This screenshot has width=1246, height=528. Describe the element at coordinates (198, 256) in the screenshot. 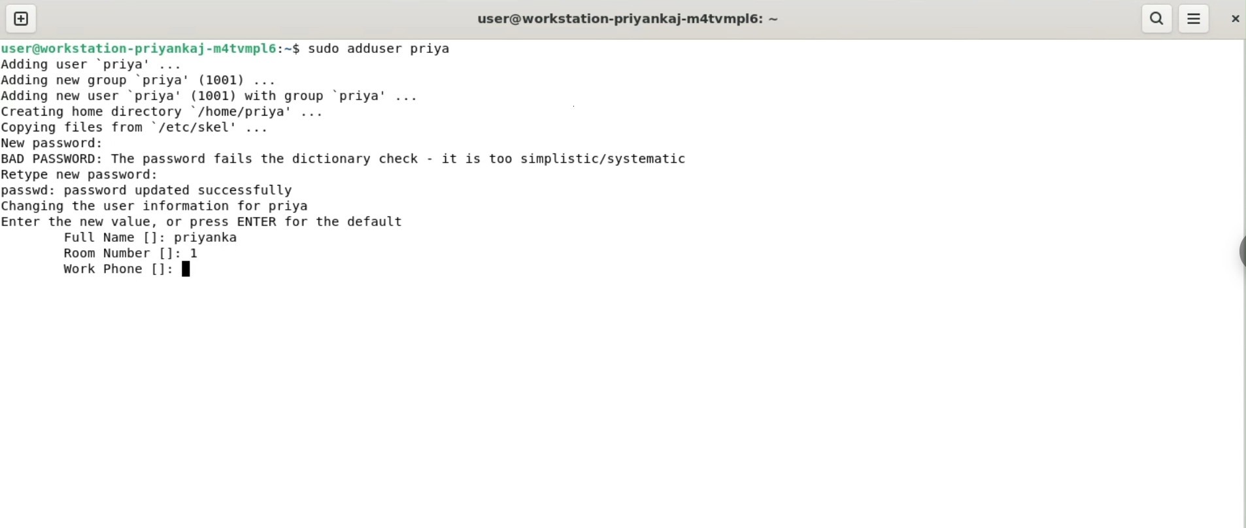

I see `1` at that location.